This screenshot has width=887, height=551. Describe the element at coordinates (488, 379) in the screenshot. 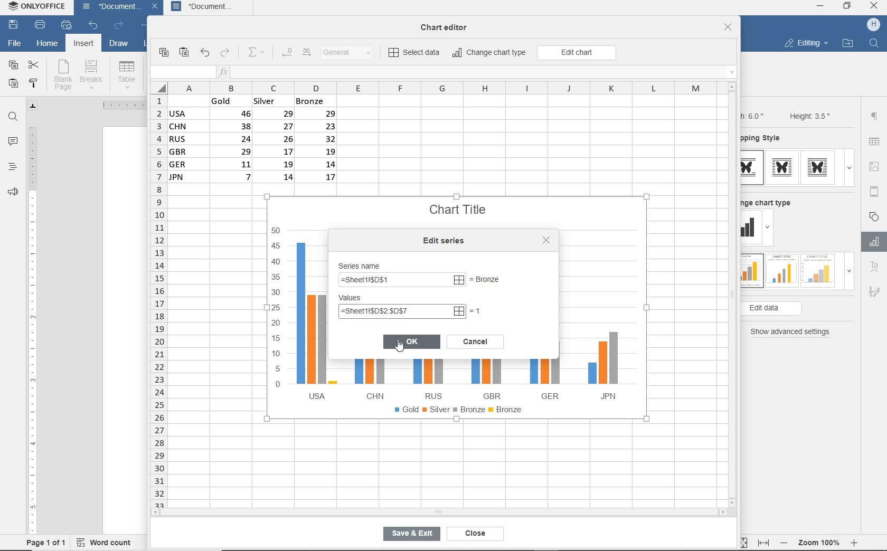

I see `GBR` at that location.